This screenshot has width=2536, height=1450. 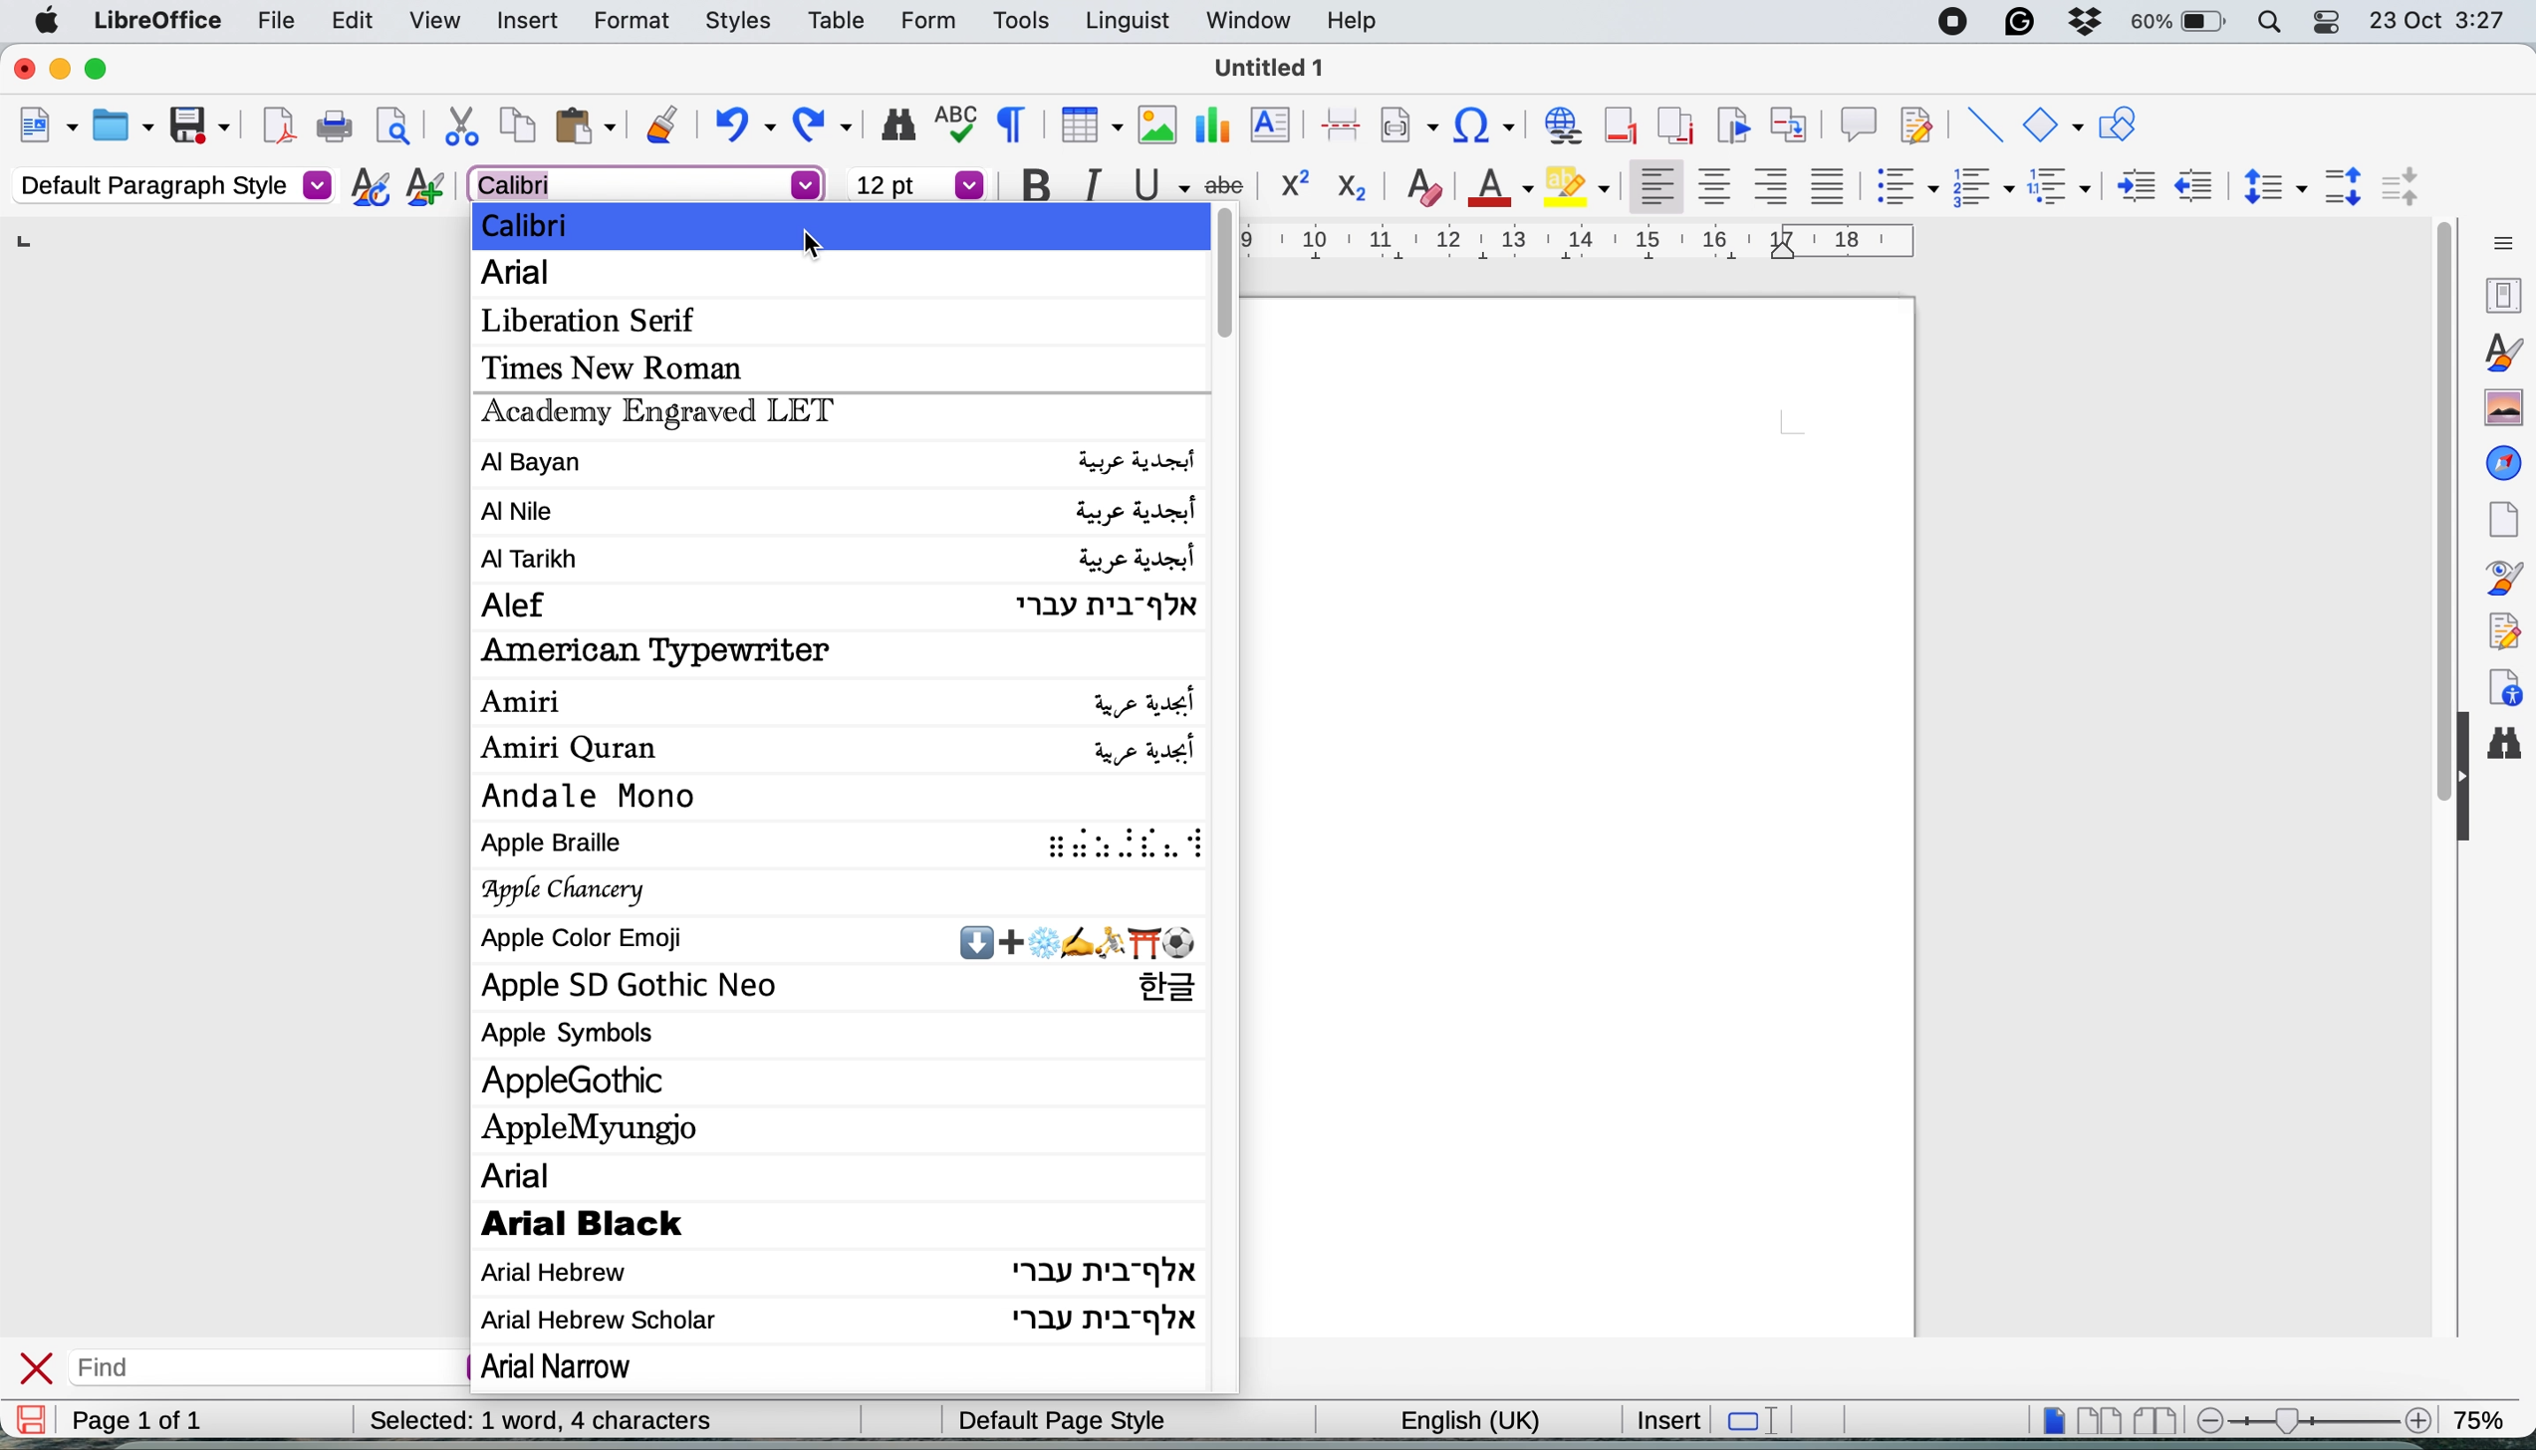 What do you see at coordinates (578, 1037) in the screenshot?
I see `apply symbols` at bounding box center [578, 1037].